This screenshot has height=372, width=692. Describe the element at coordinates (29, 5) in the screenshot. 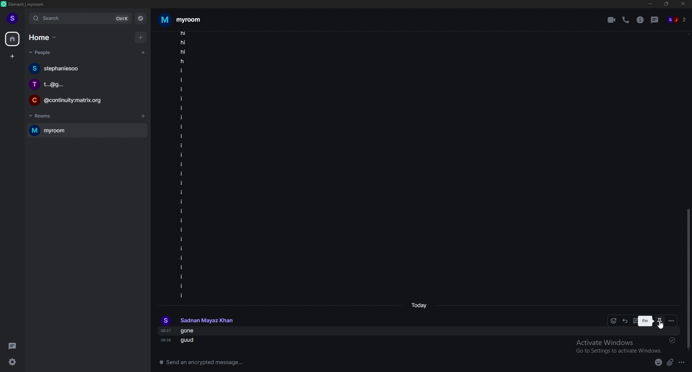

I see `title` at that location.